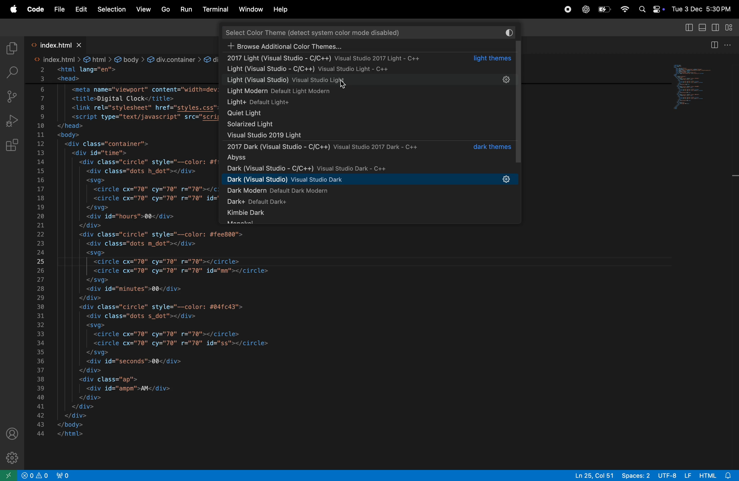  What do you see at coordinates (118, 247) in the screenshot?
I see `code block` at bounding box center [118, 247].